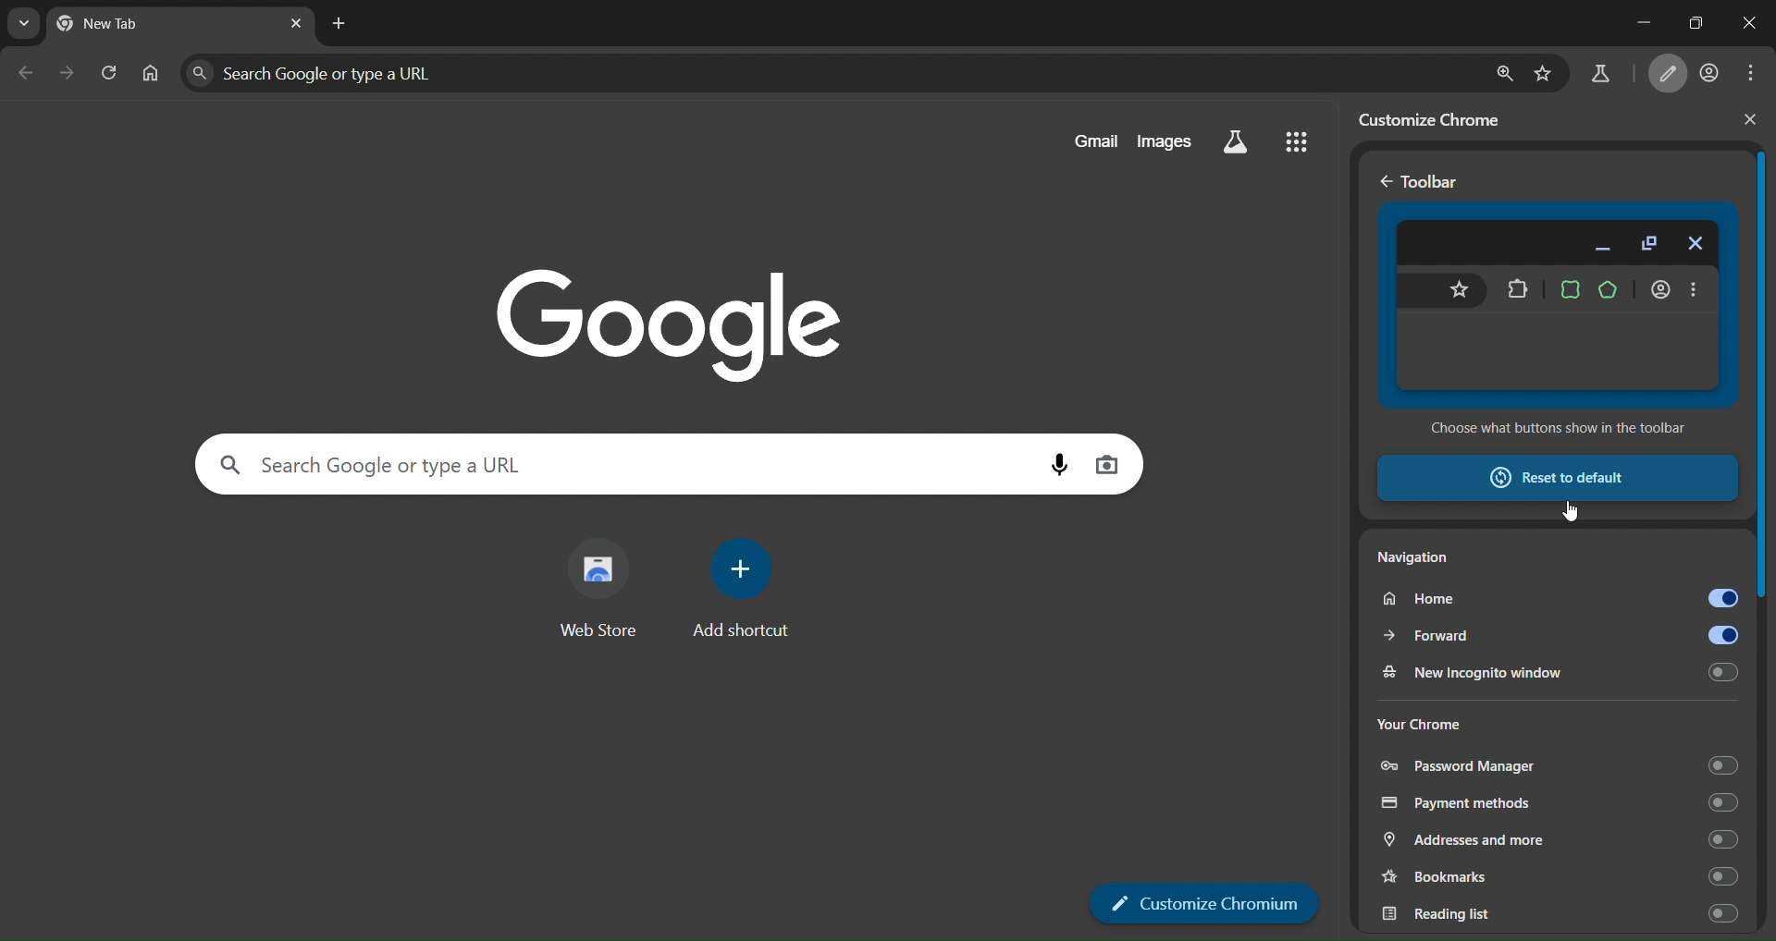  I want to click on zoom , so click(1505, 74).